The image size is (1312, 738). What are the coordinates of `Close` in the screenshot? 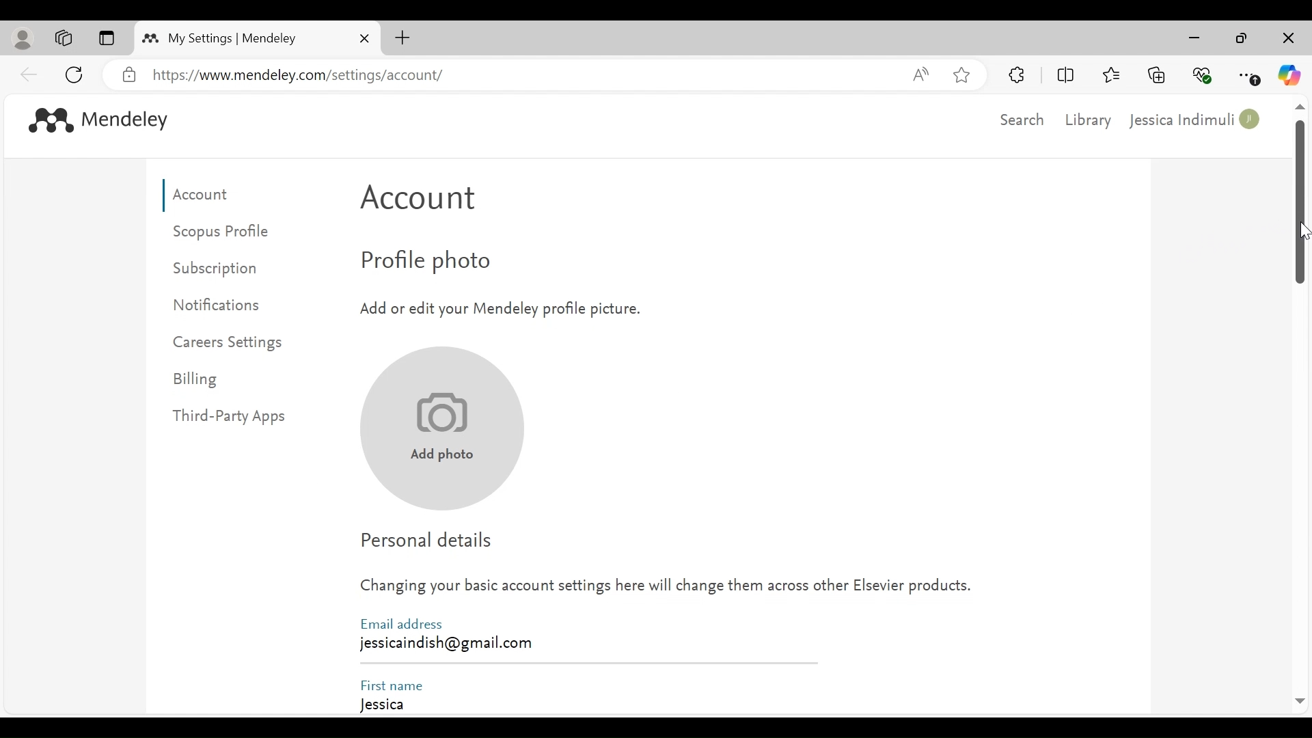 It's located at (1287, 39).